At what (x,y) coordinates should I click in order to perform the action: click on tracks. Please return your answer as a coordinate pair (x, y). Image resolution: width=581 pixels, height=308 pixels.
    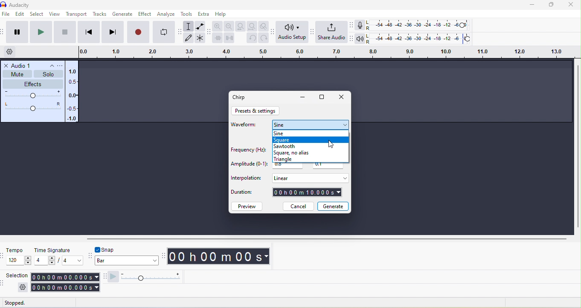
    Looking at the image, I should click on (99, 14).